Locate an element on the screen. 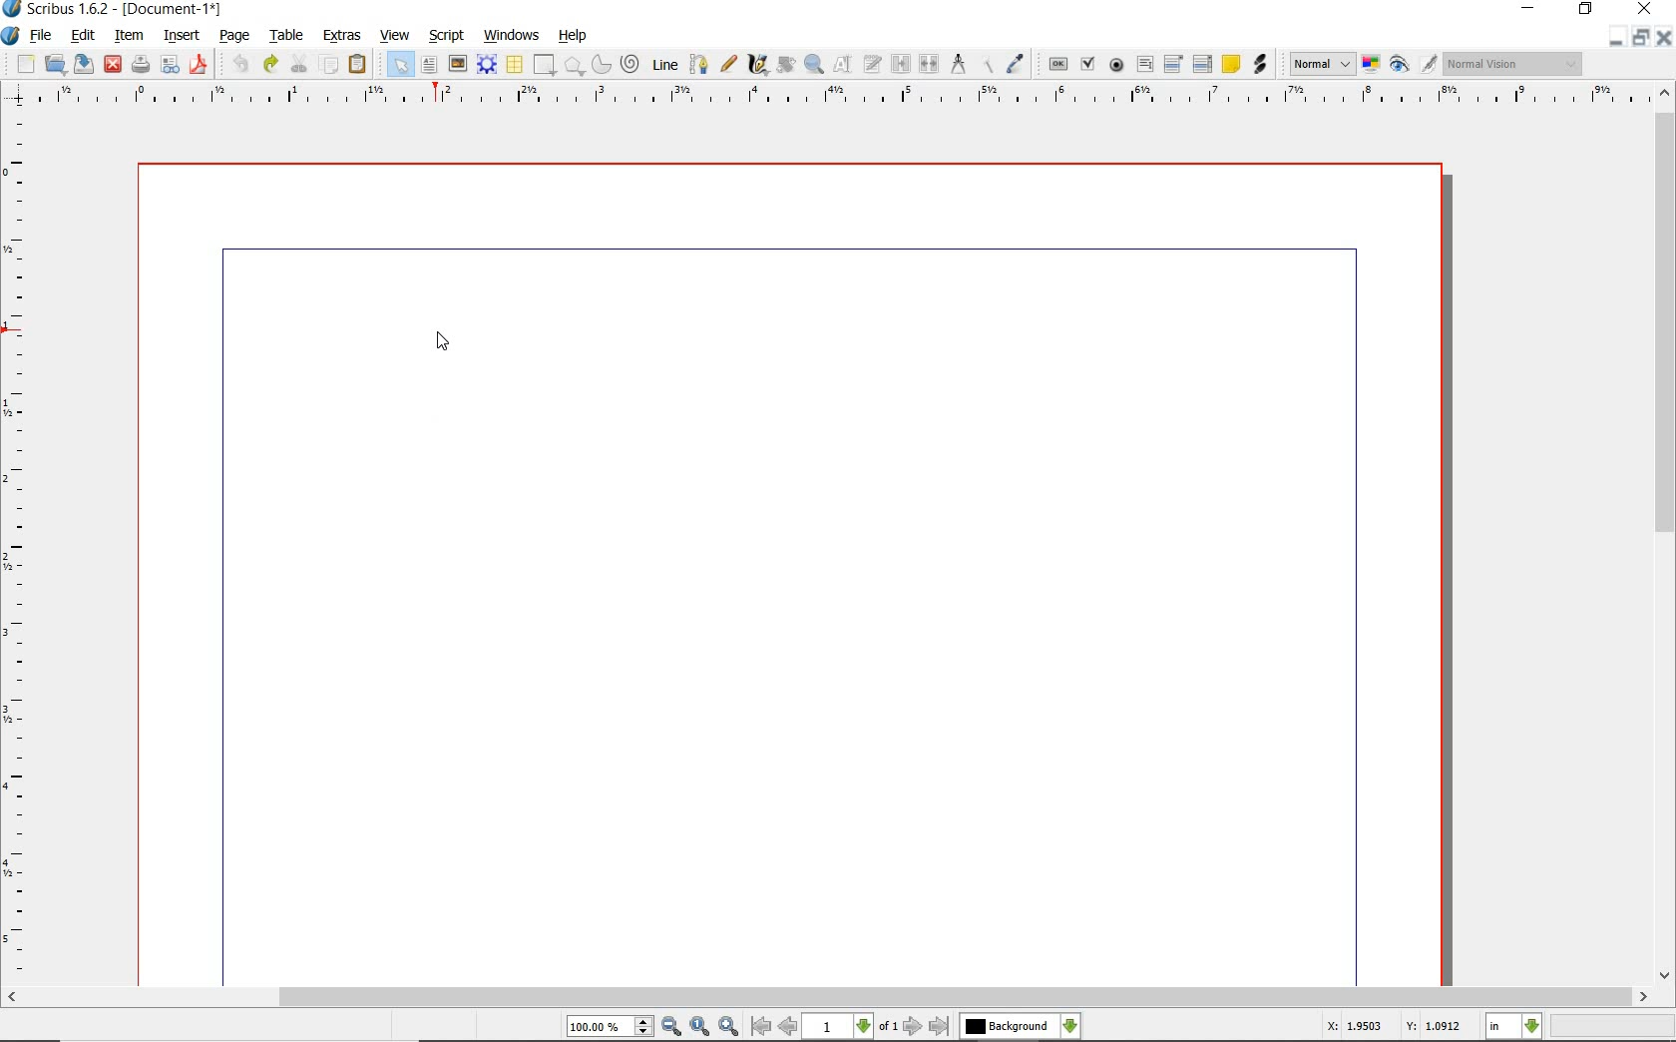 The width and height of the screenshot is (1676, 1042). copy item properties is located at coordinates (986, 65).